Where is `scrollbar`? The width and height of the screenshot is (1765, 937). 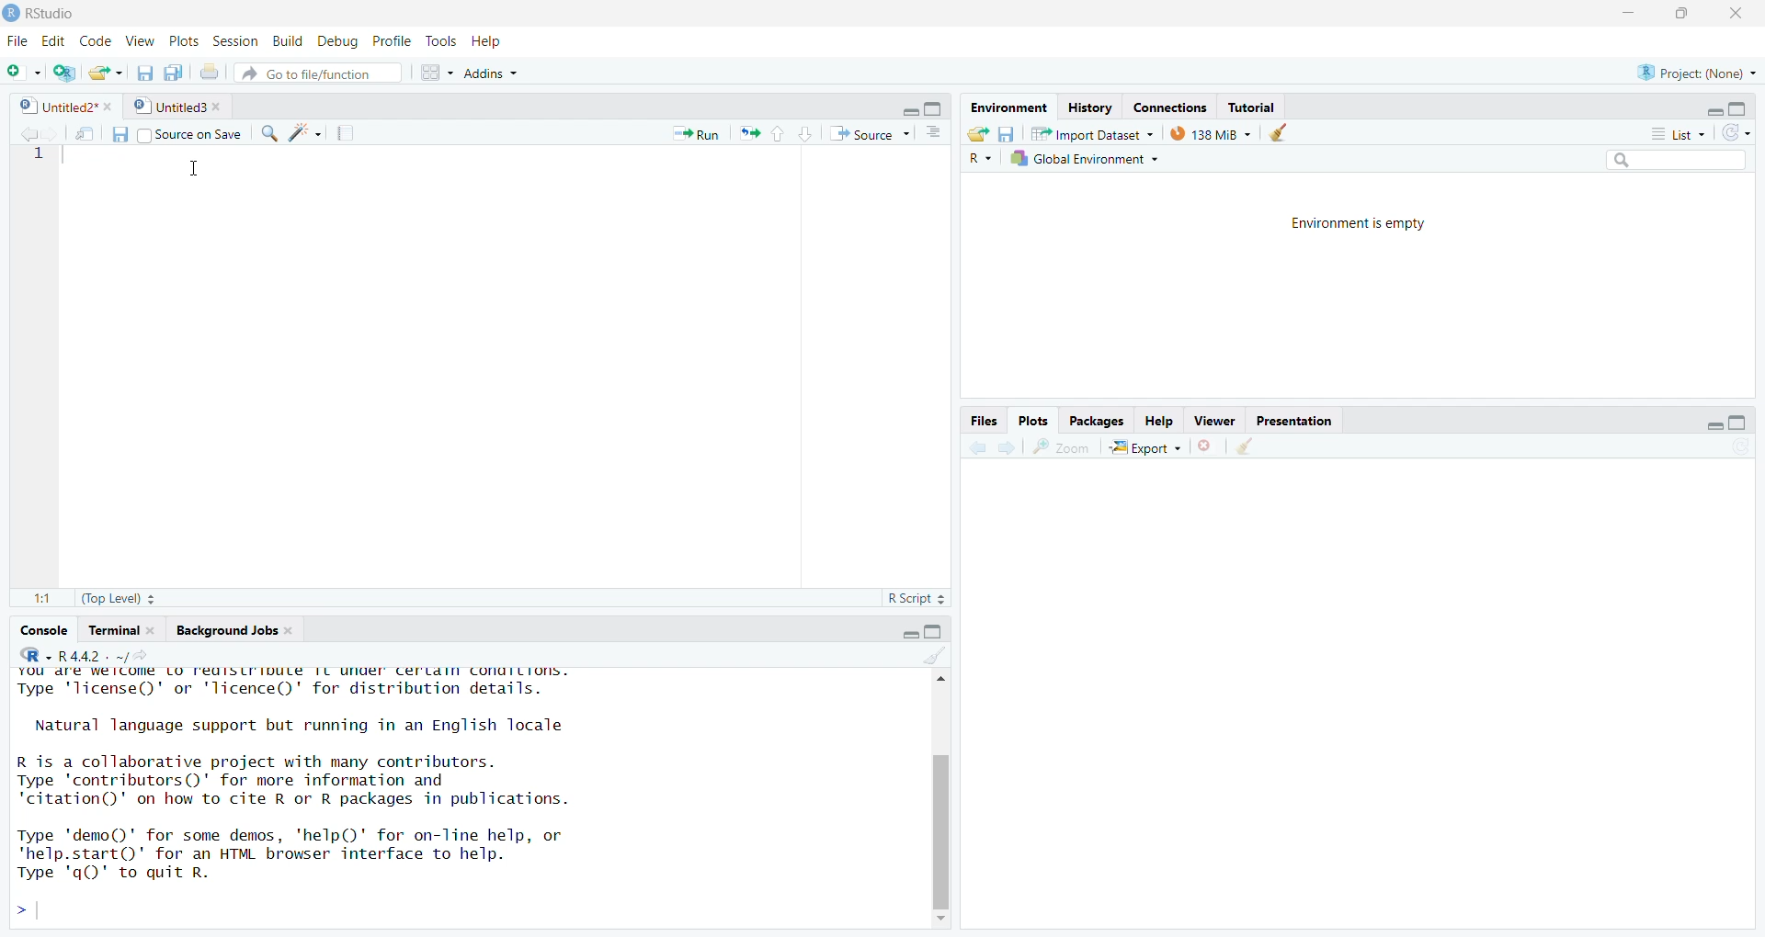
scrollbar is located at coordinates (934, 796).